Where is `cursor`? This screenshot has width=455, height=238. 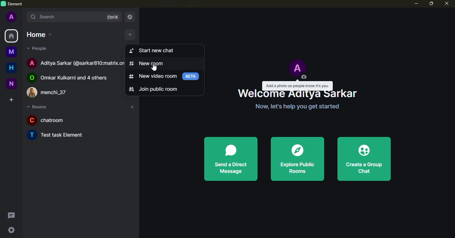 cursor is located at coordinates (154, 69).